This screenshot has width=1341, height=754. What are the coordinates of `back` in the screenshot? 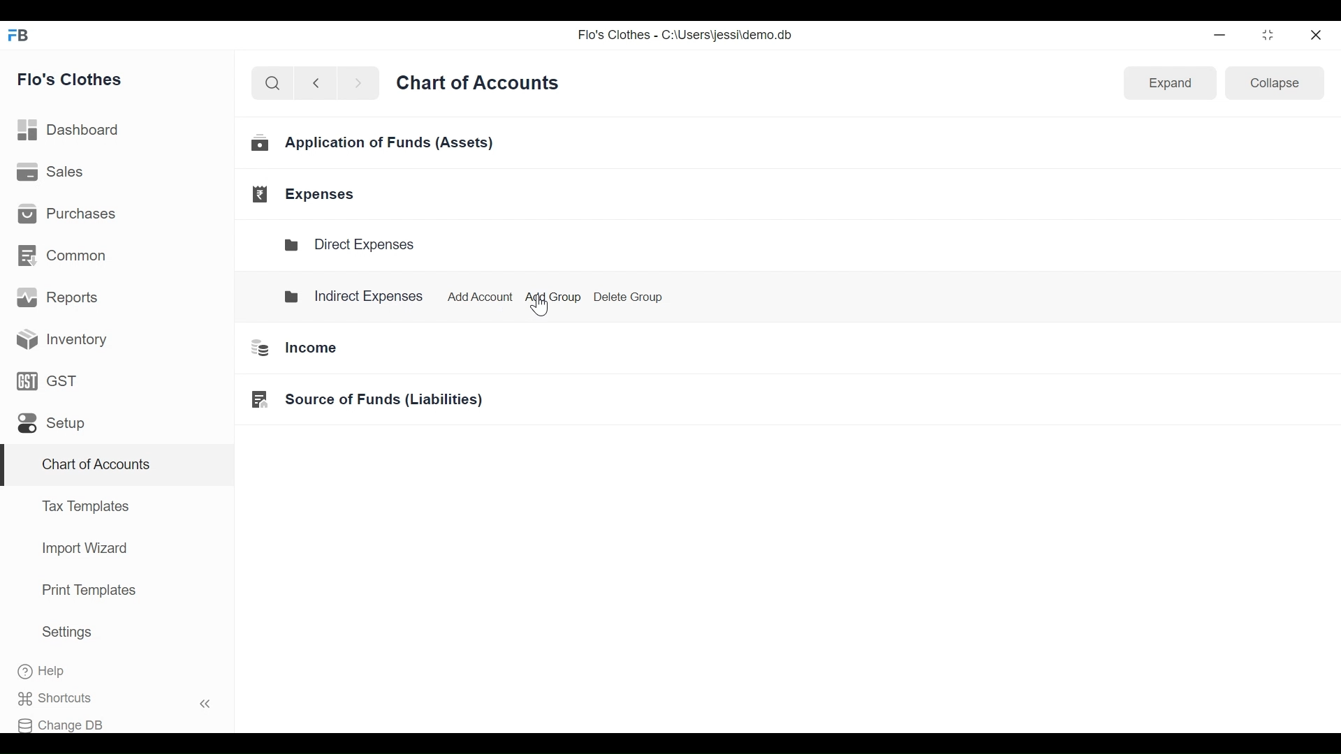 It's located at (321, 85).